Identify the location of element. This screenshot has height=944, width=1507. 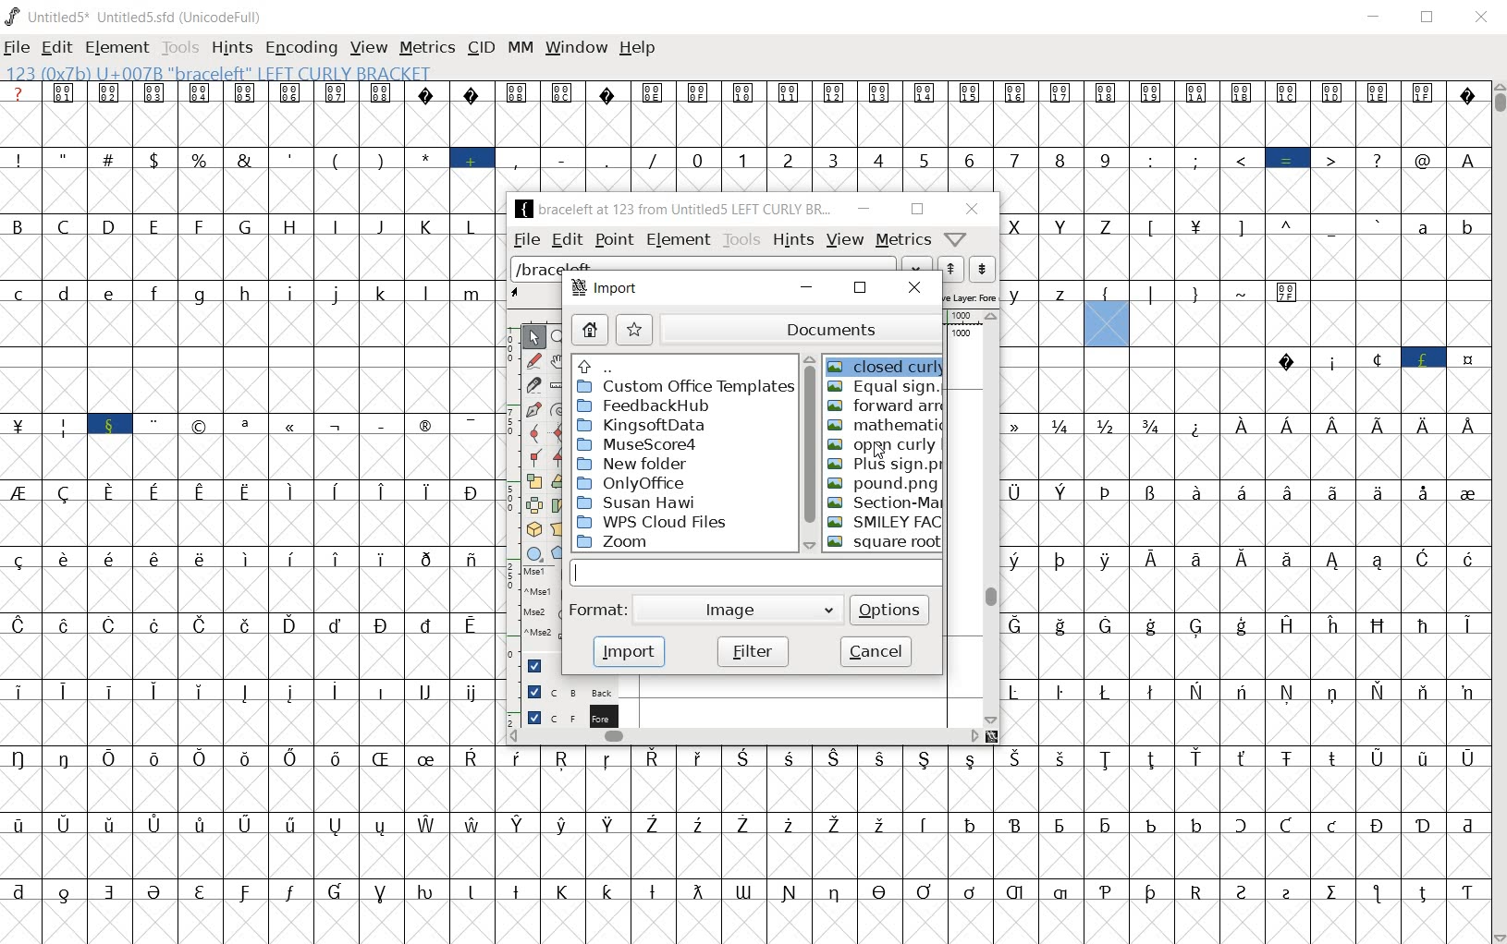
(116, 48).